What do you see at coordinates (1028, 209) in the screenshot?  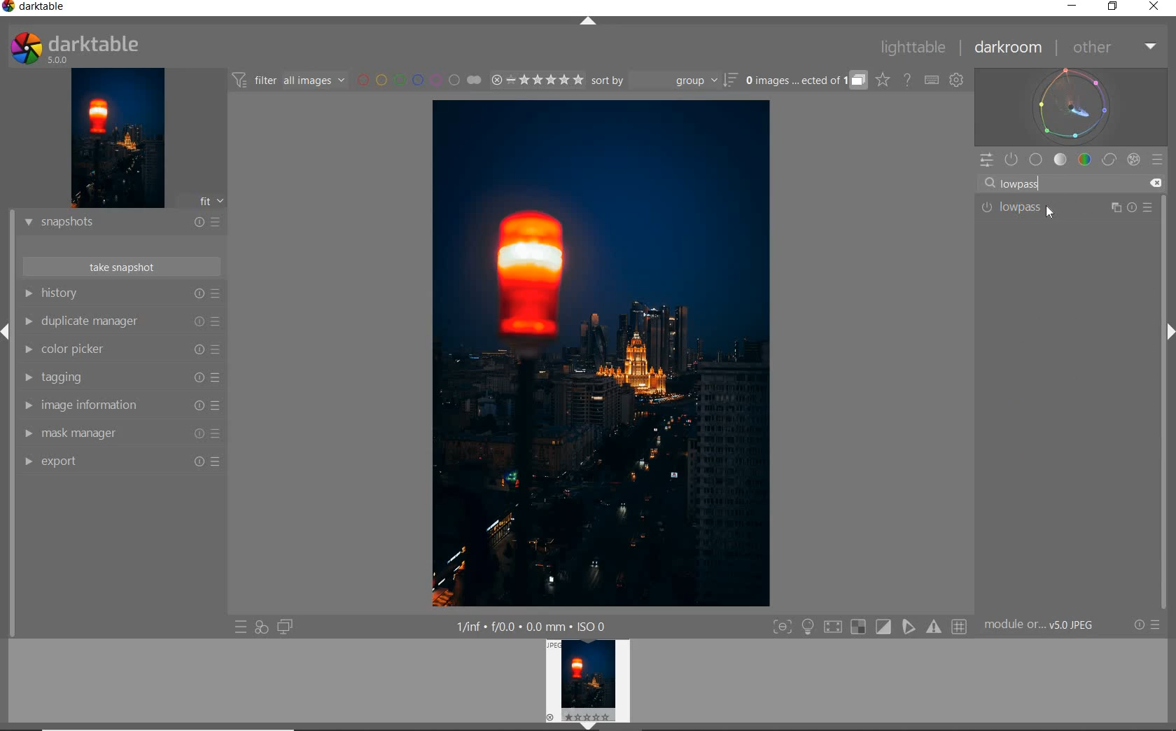 I see `LOWPASS` at bounding box center [1028, 209].